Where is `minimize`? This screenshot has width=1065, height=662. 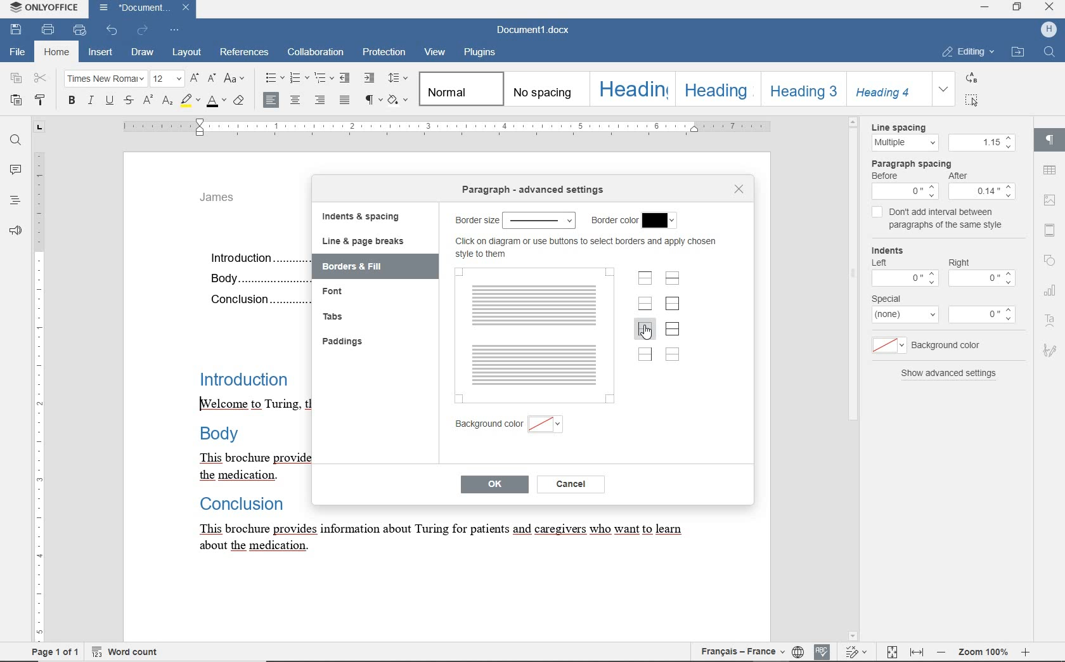
minimize is located at coordinates (984, 7).